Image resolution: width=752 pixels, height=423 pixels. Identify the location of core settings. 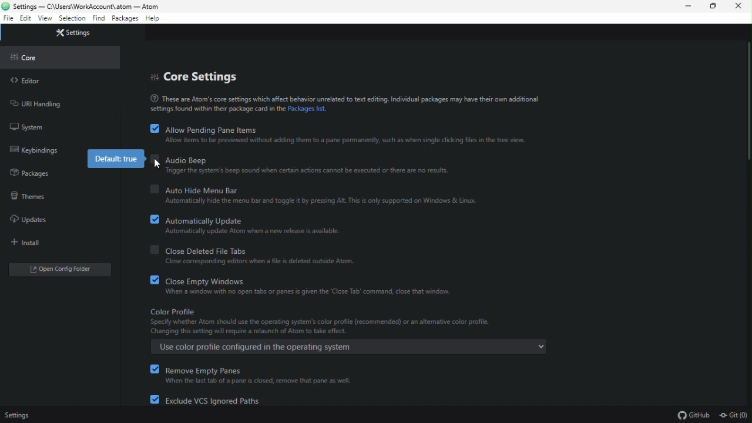
(192, 77).